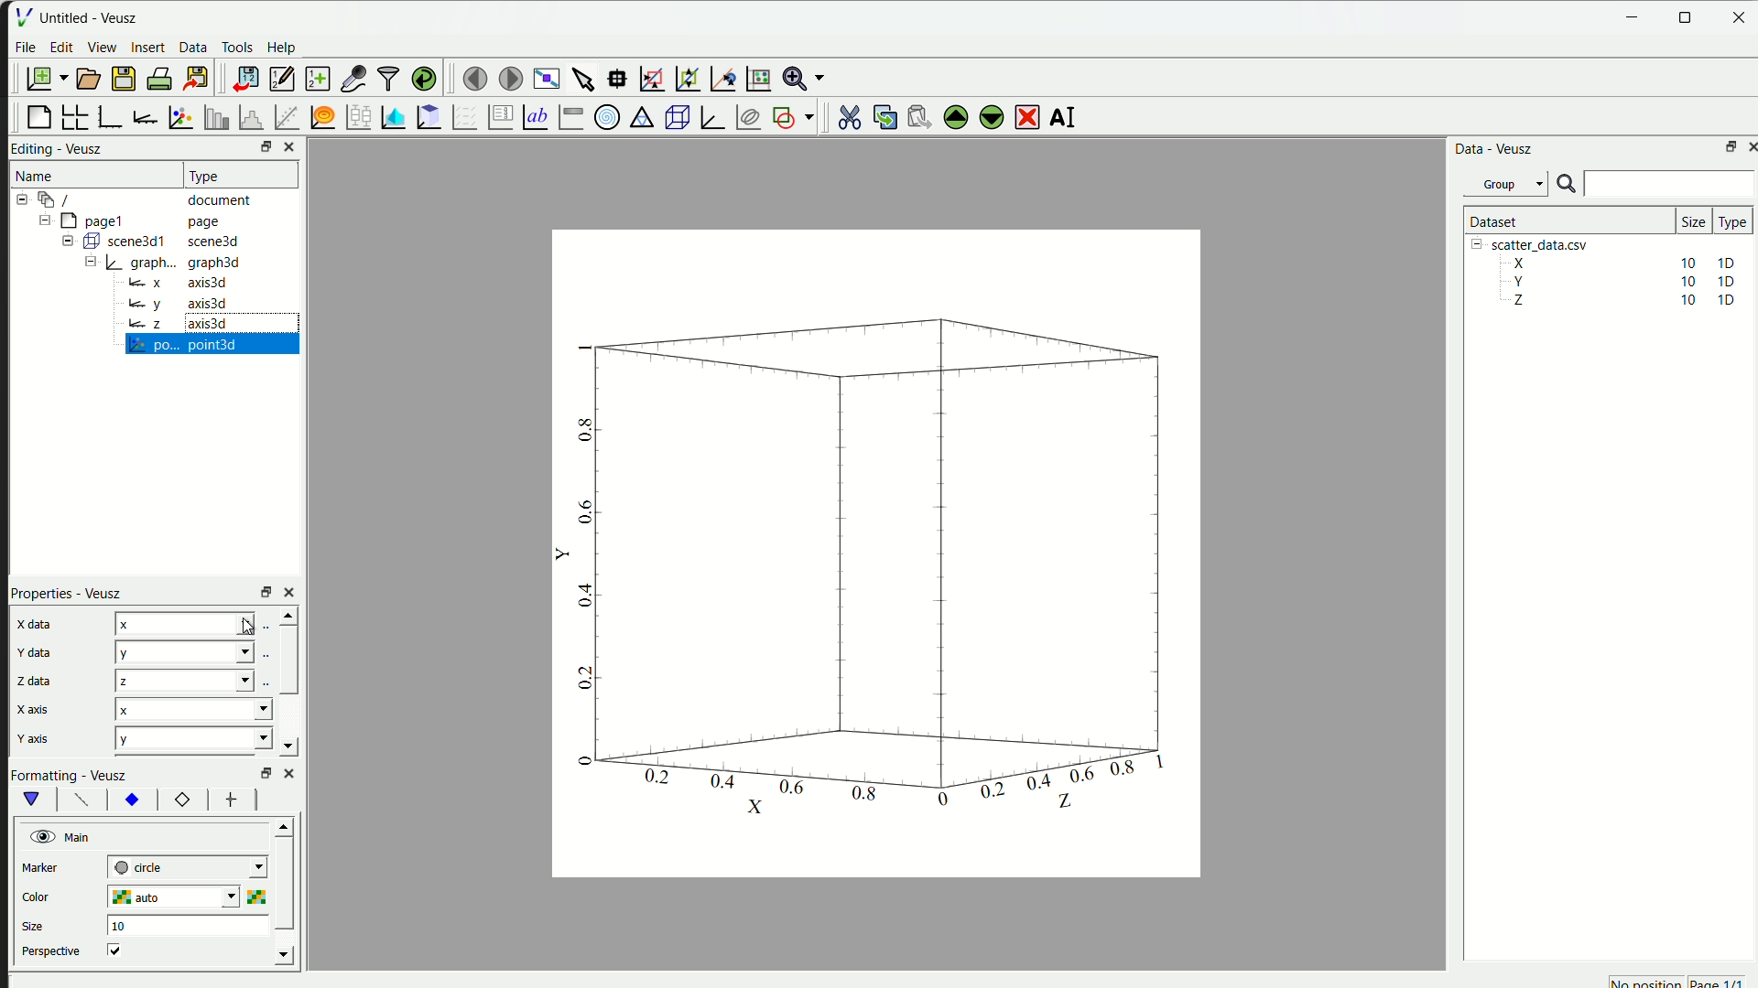 The width and height of the screenshot is (1758, 988). Describe the element at coordinates (1741, 18) in the screenshot. I see `close` at that location.